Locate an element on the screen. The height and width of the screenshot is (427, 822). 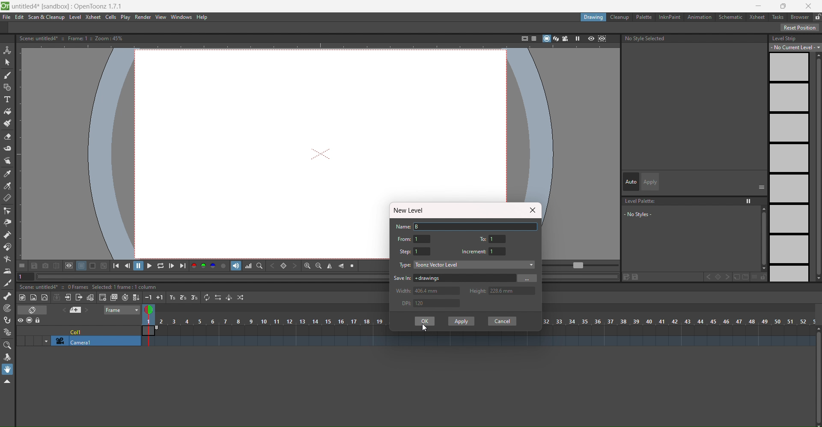
tool is located at coordinates (93, 266).